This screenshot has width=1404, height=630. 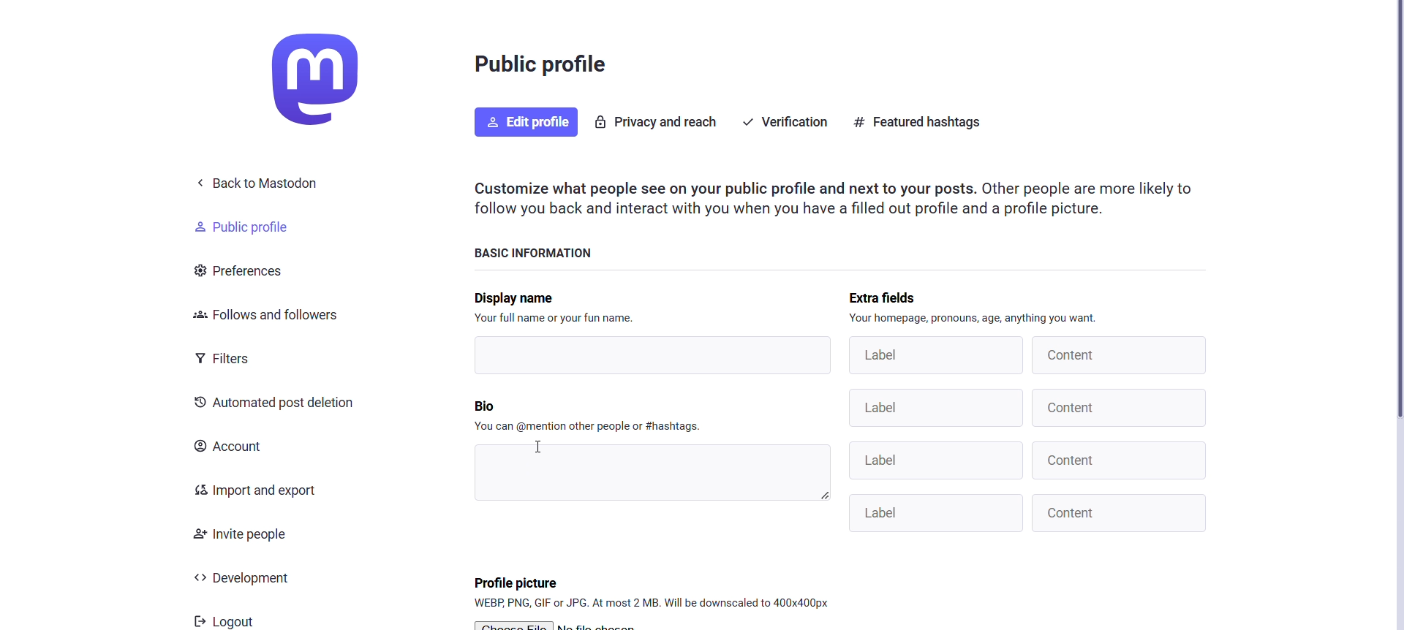 What do you see at coordinates (934, 355) in the screenshot?
I see `Label` at bounding box center [934, 355].